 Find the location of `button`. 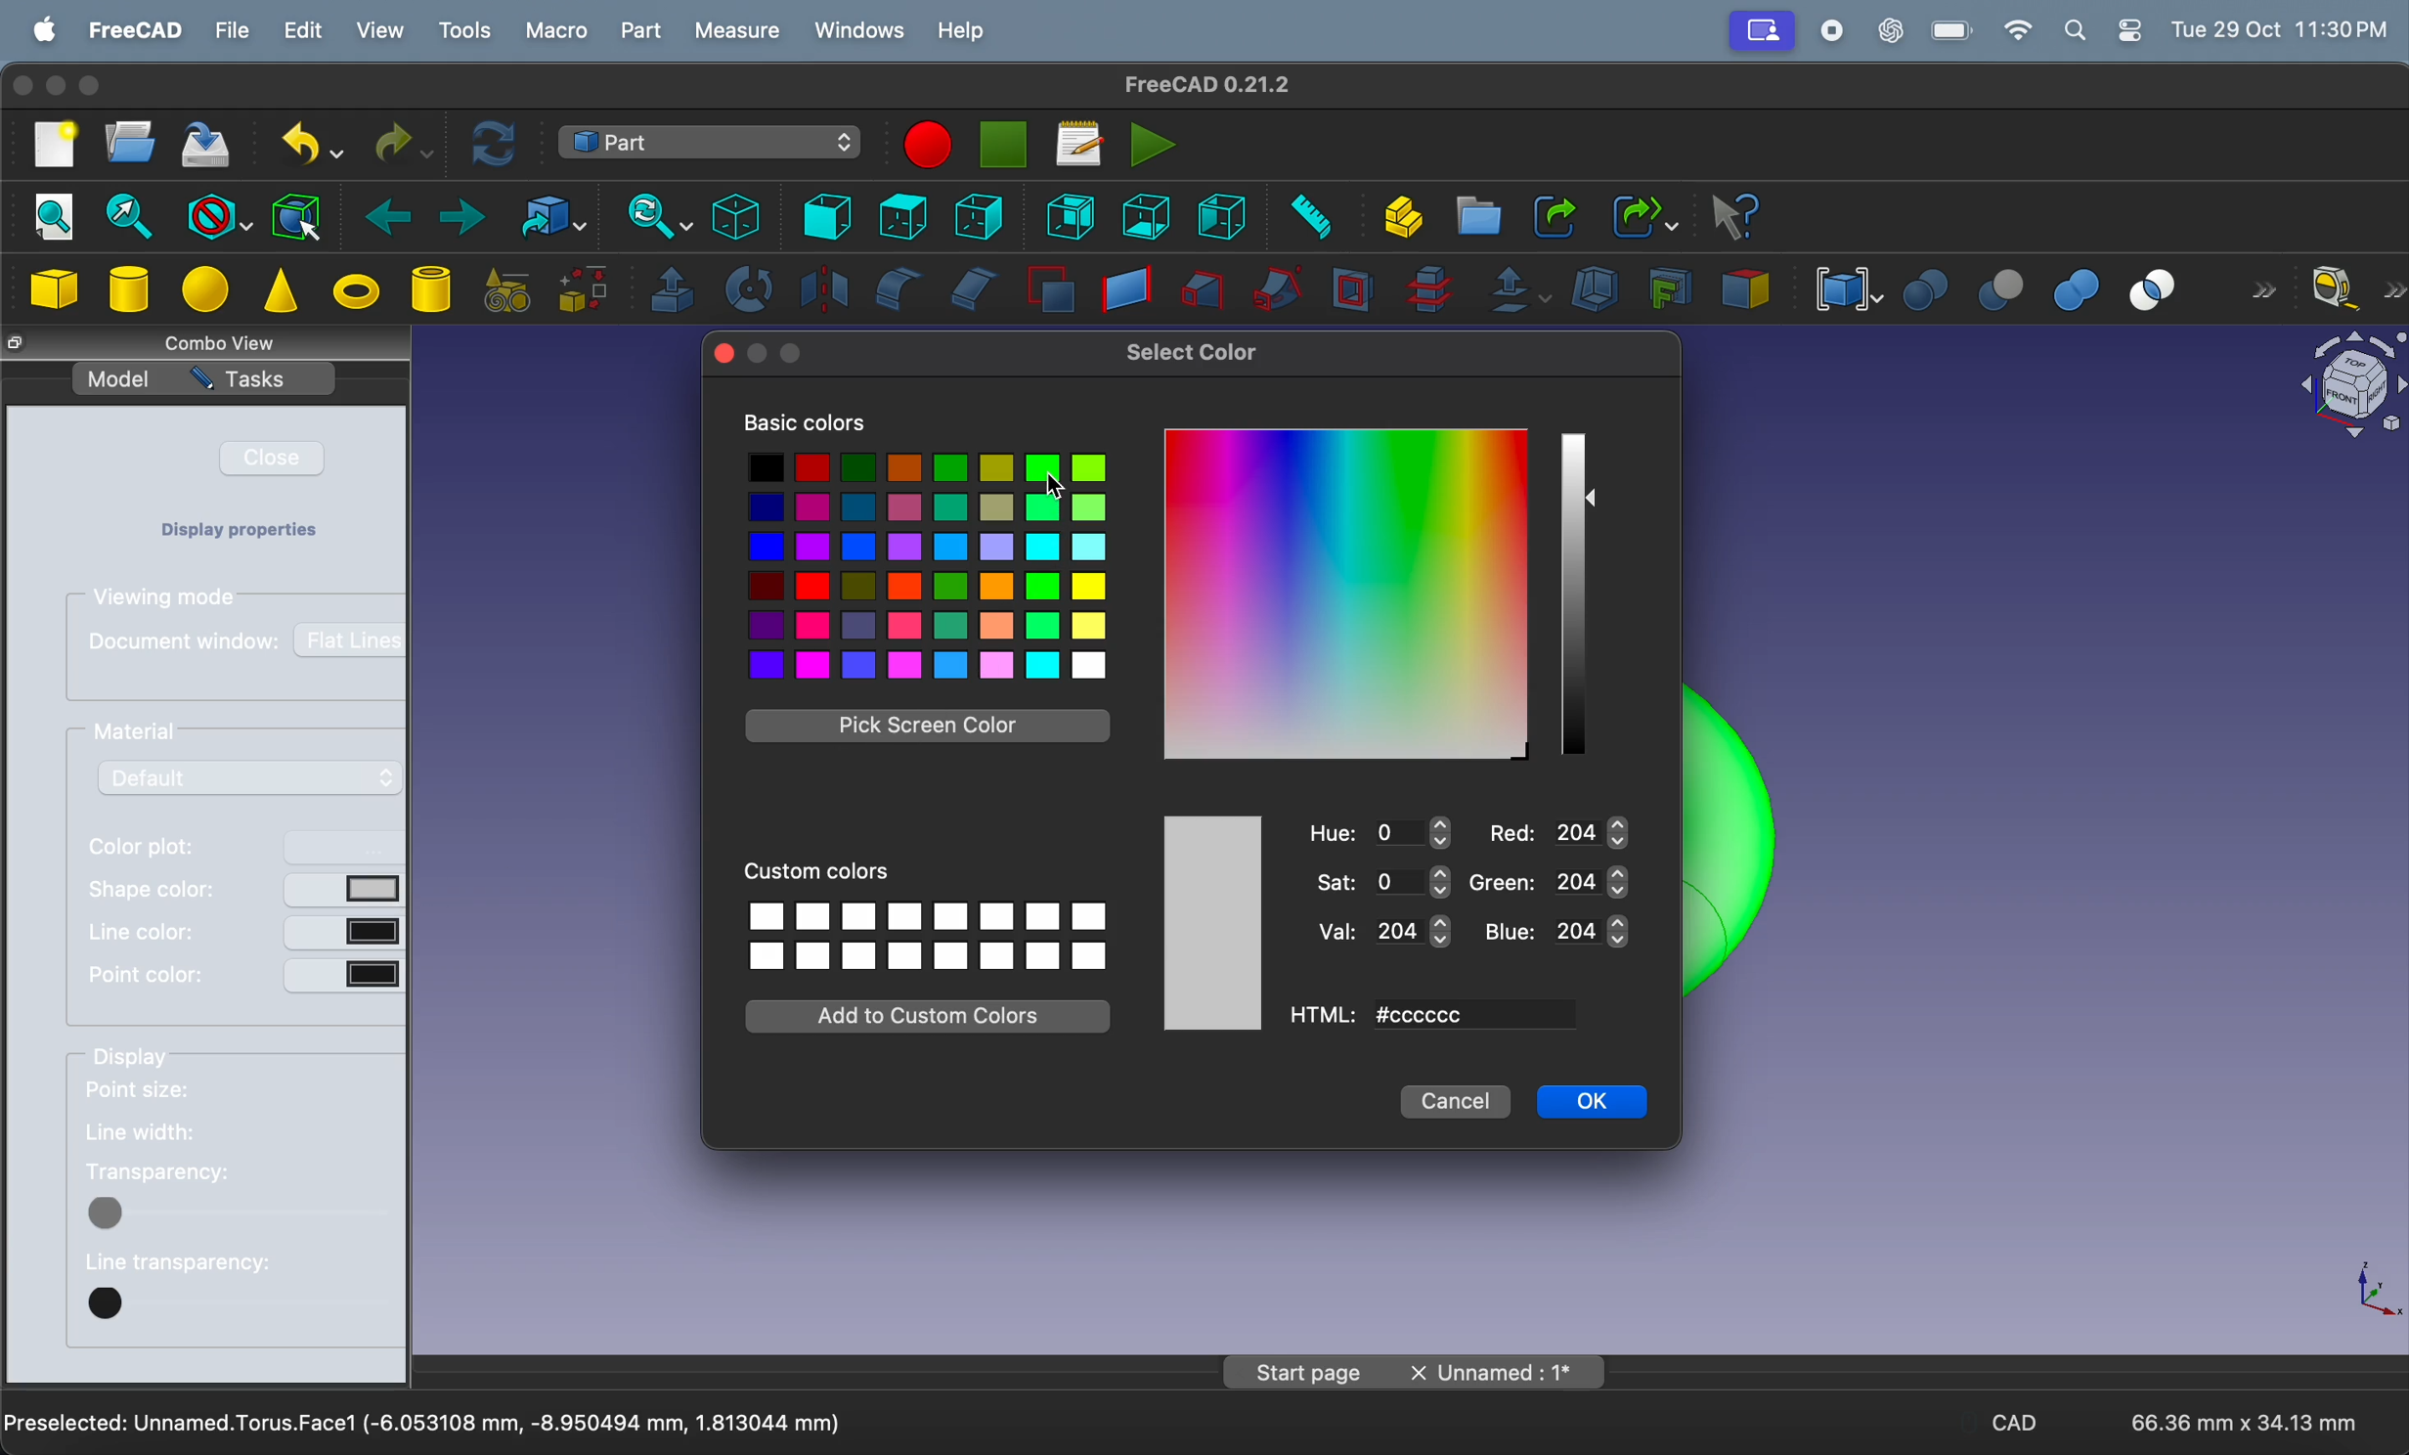

button is located at coordinates (345, 933).